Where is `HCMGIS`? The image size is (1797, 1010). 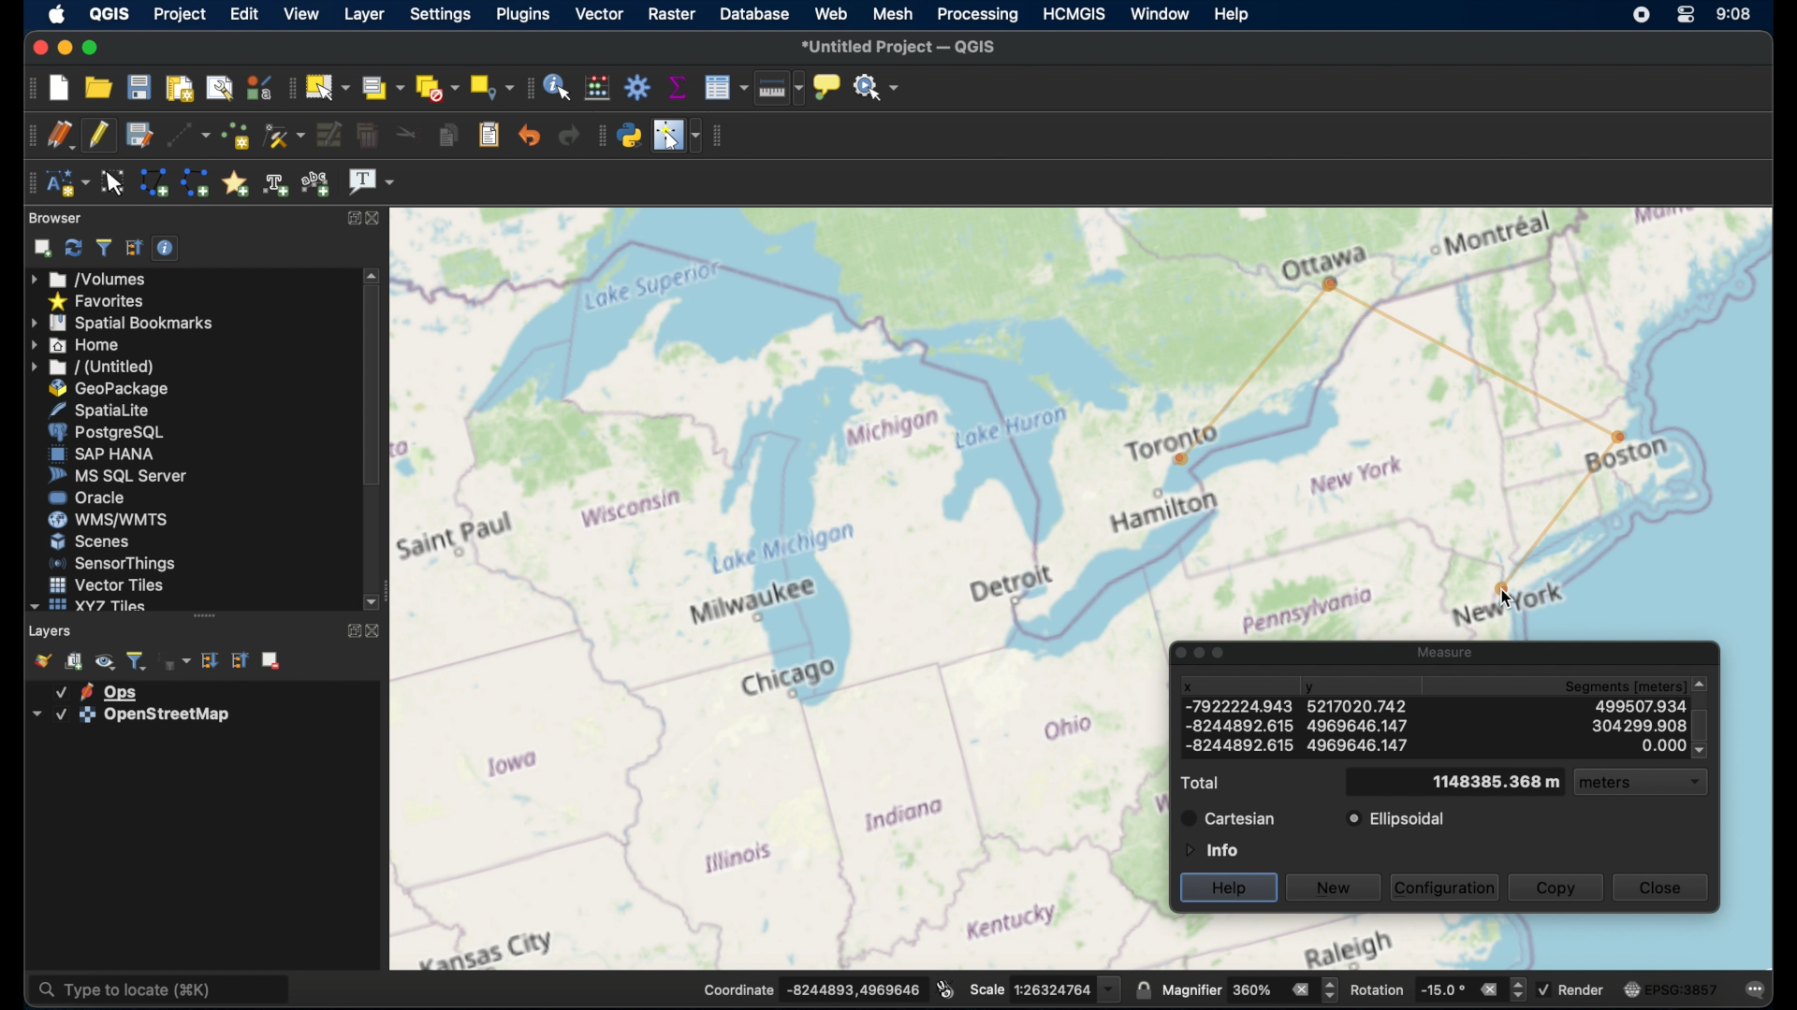 HCMGIS is located at coordinates (1077, 13).